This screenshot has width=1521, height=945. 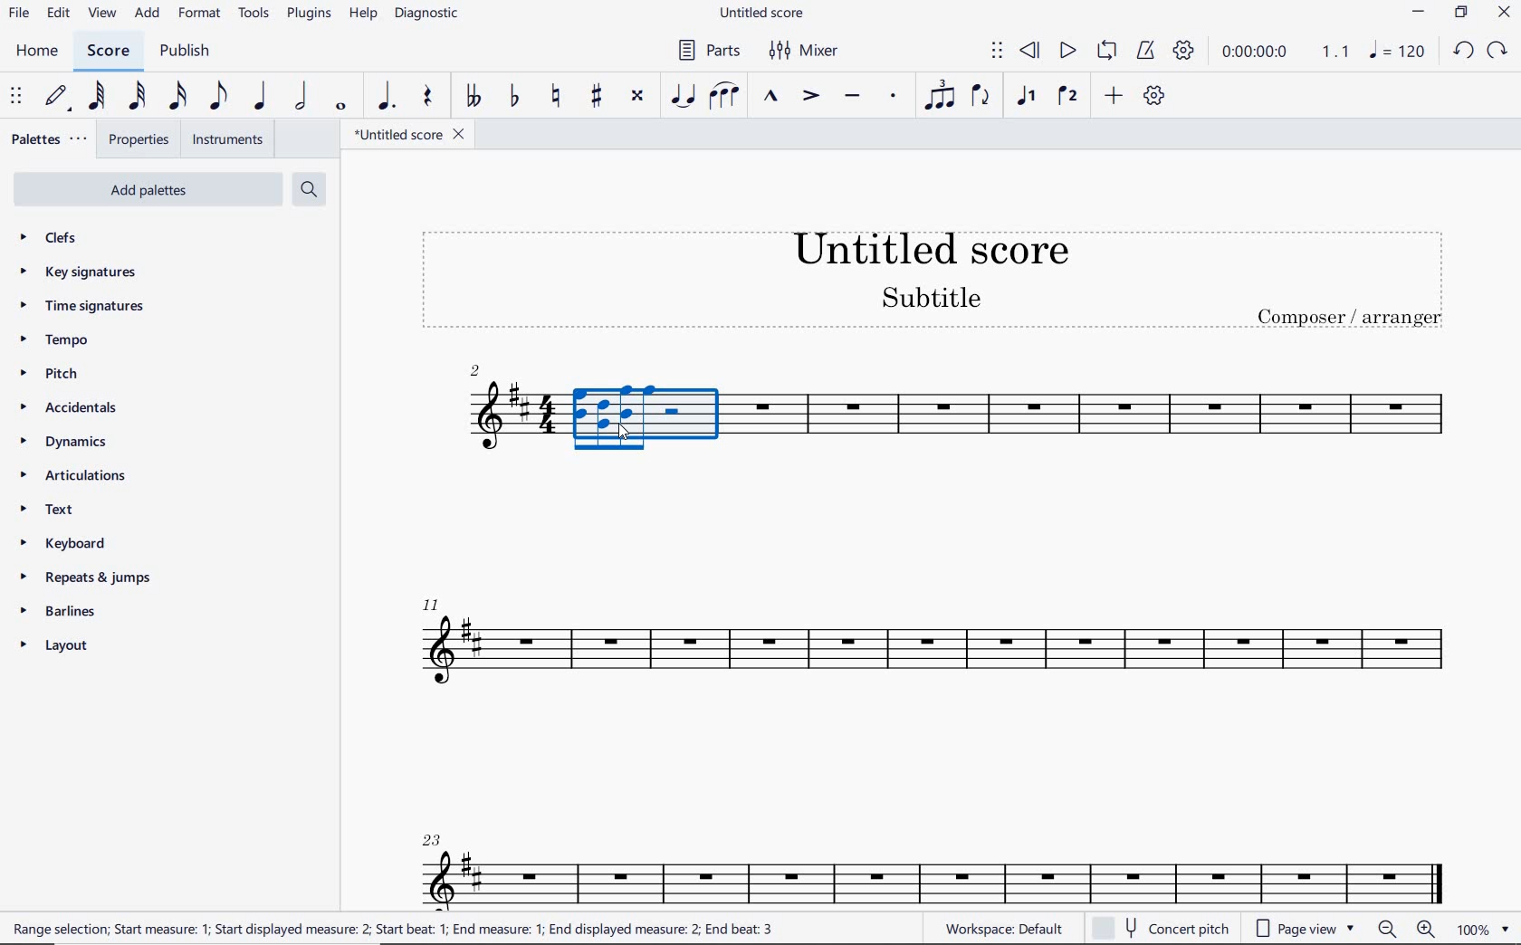 What do you see at coordinates (598, 96) in the screenshot?
I see `TOGGLE SHARP` at bounding box center [598, 96].